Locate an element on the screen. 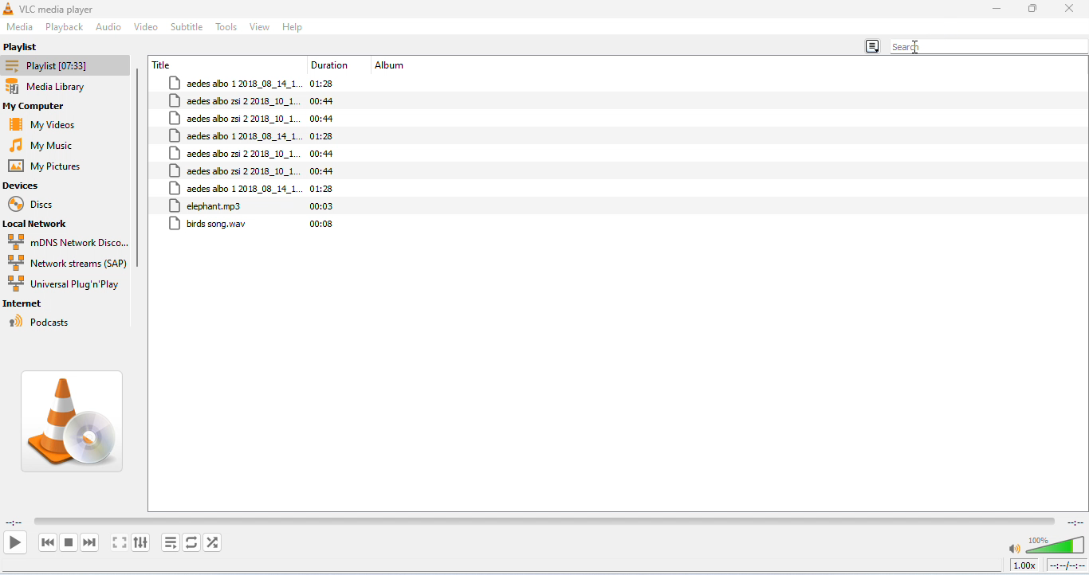 Image resolution: width=1089 pixels, height=575 pixels. 00:44 is located at coordinates (323, 153).